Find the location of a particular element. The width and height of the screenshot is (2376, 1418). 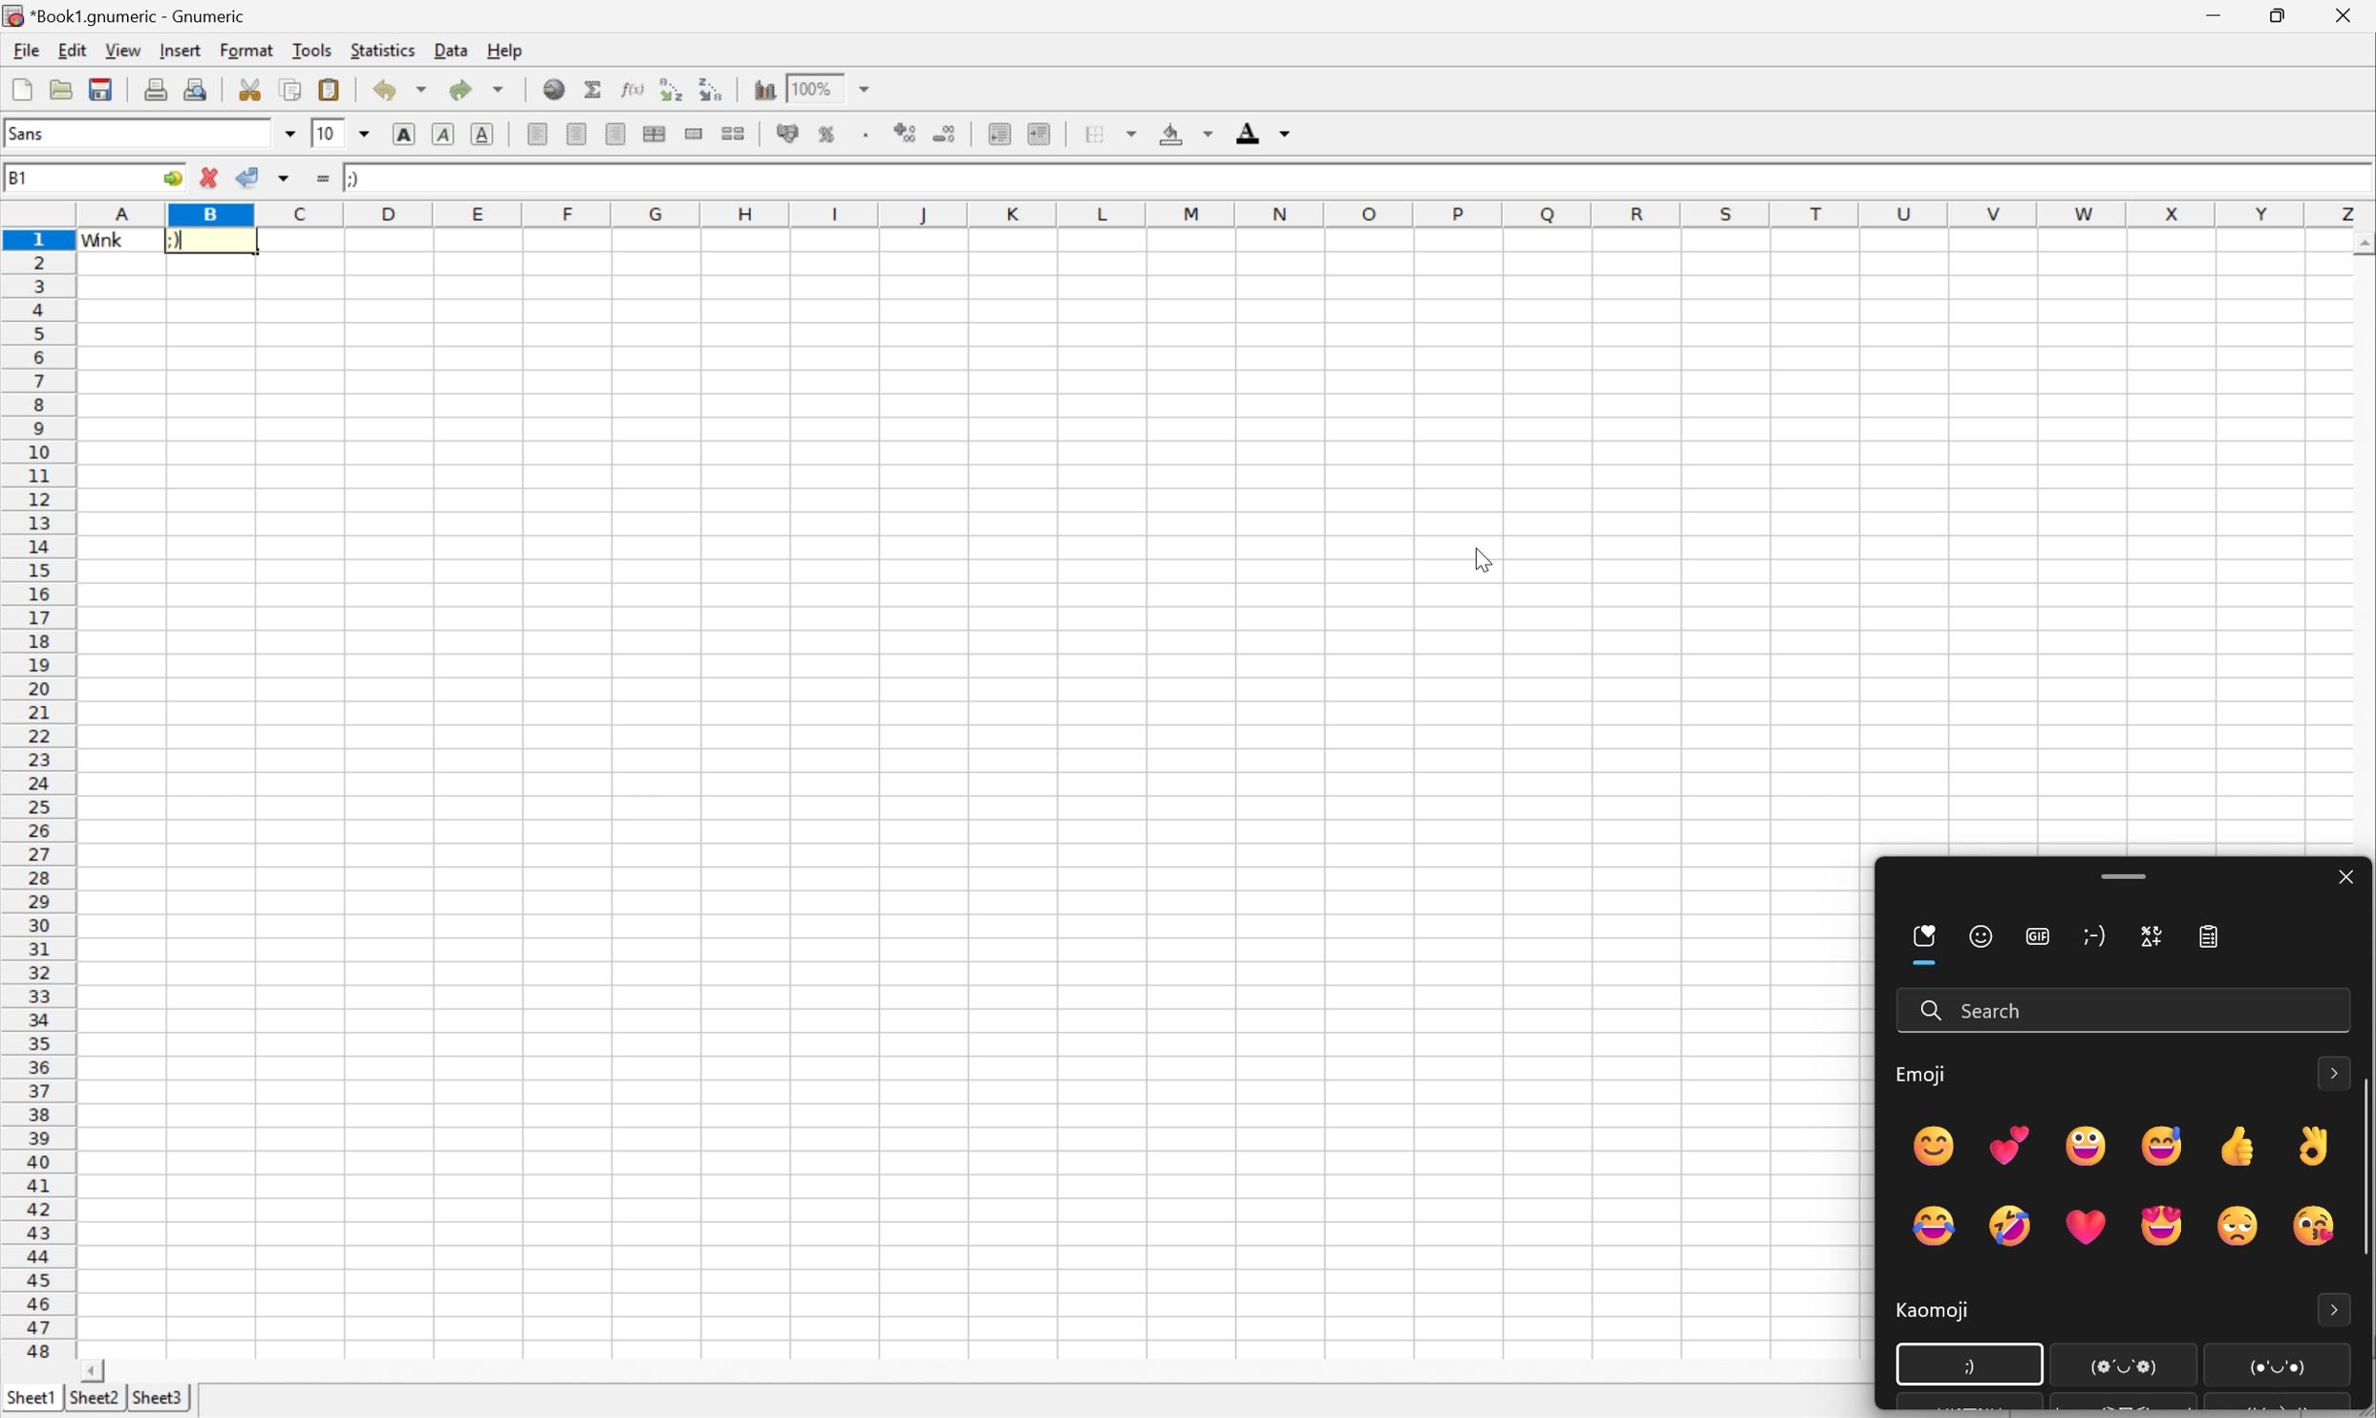

scroll right is located at coordinates (90, 1369).